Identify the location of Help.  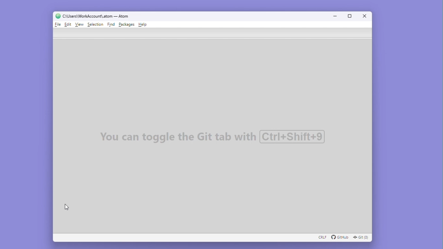
(142, 24).